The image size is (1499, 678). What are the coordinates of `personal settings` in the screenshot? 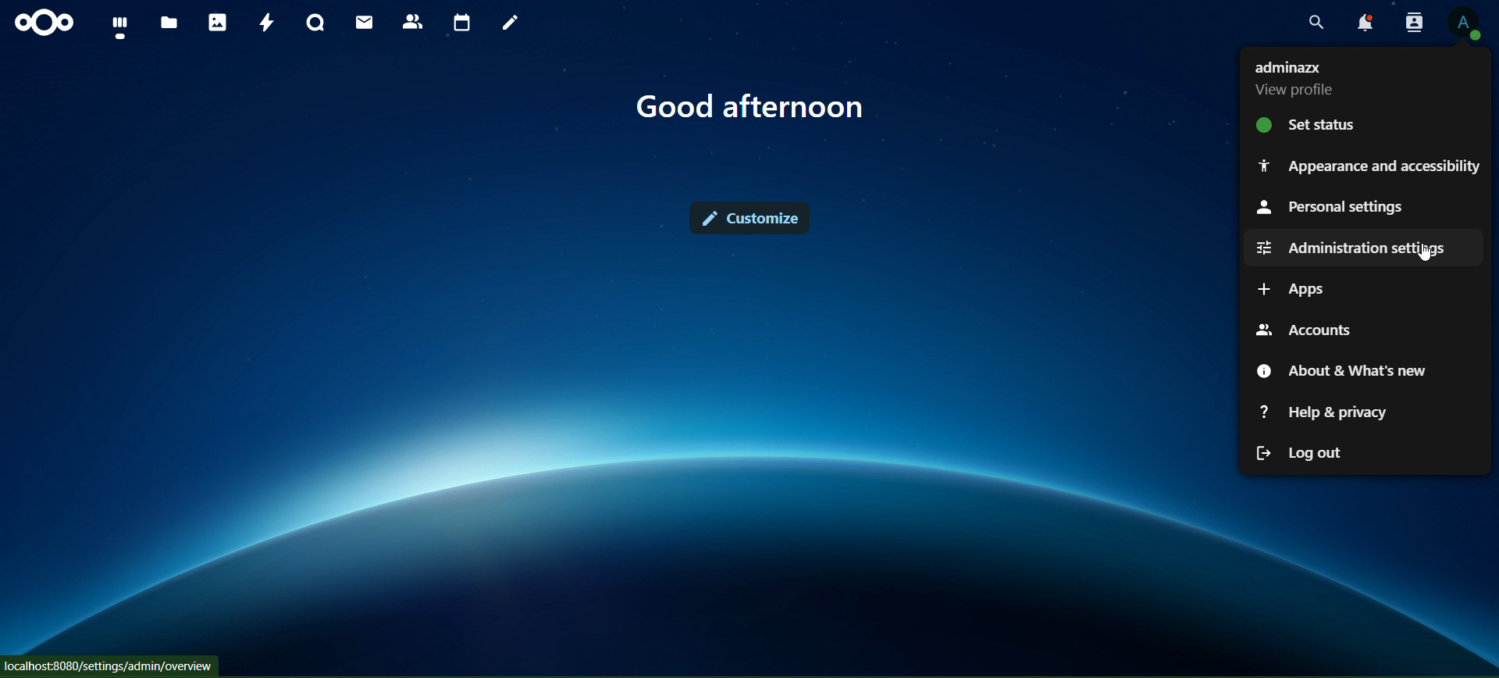 It's located at (1327, 209).